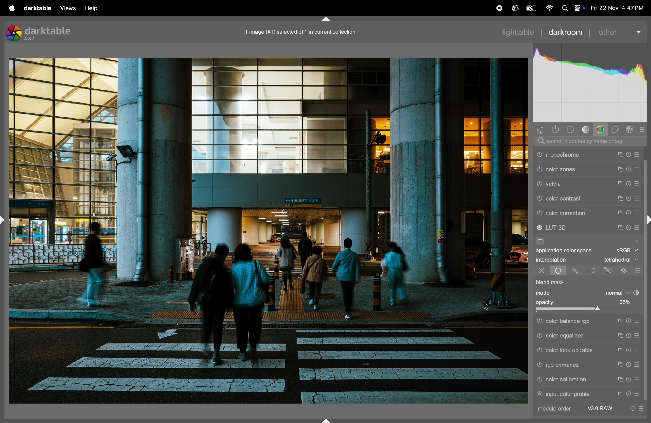 This screenshot has height=423, width=651. Describe the element at coordinates (572, 380) in the screenshot. I see `color calibration` at that location.